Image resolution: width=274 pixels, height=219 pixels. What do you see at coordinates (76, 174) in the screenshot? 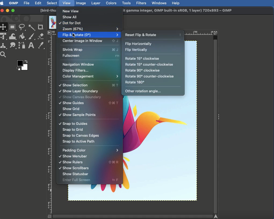
I see `Show status bar` at bounding box center [76, 174].